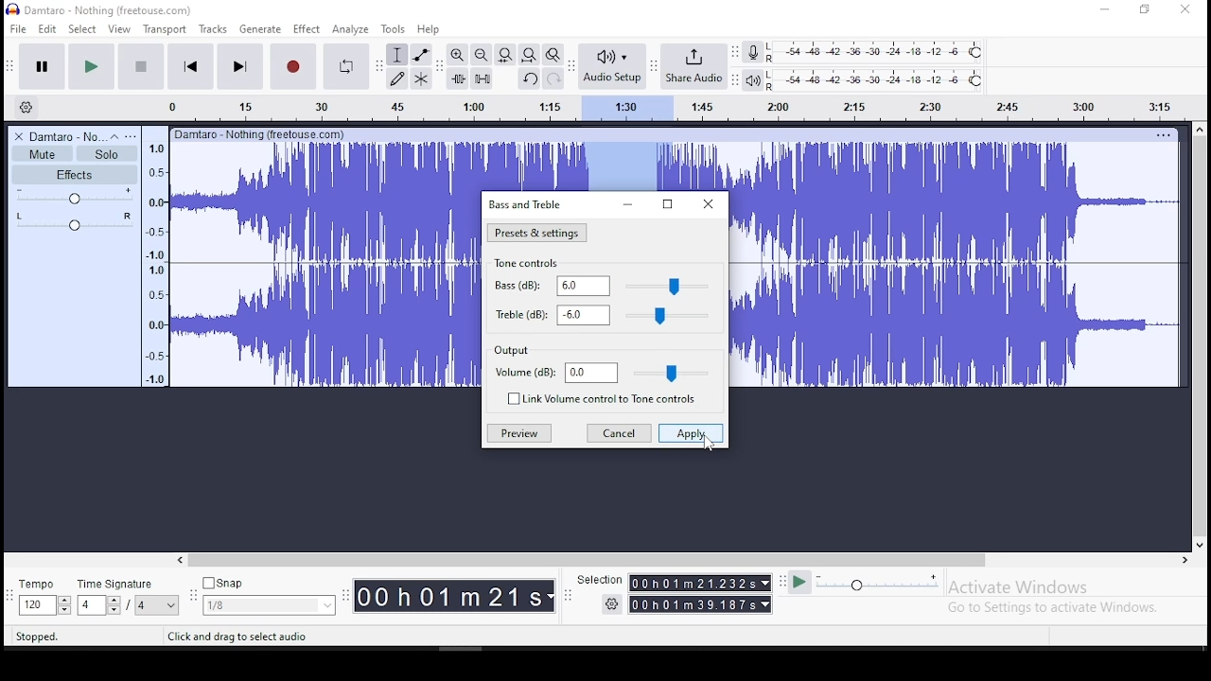 This screenshot has height=681, width=1211. Describe the element at coordinates (192, 595) in the screenshot. I see `` at that location.